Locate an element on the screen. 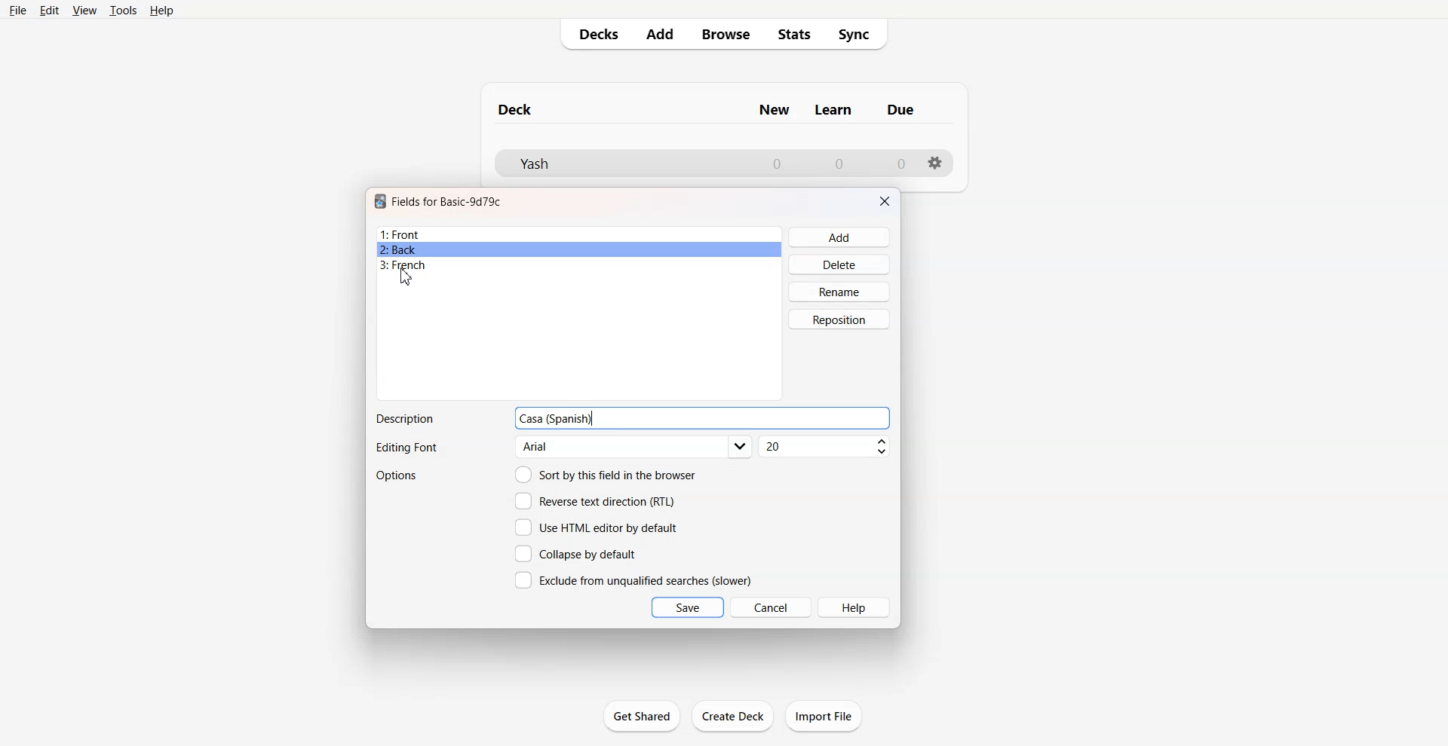  Back is located at coordinates (578, 249).